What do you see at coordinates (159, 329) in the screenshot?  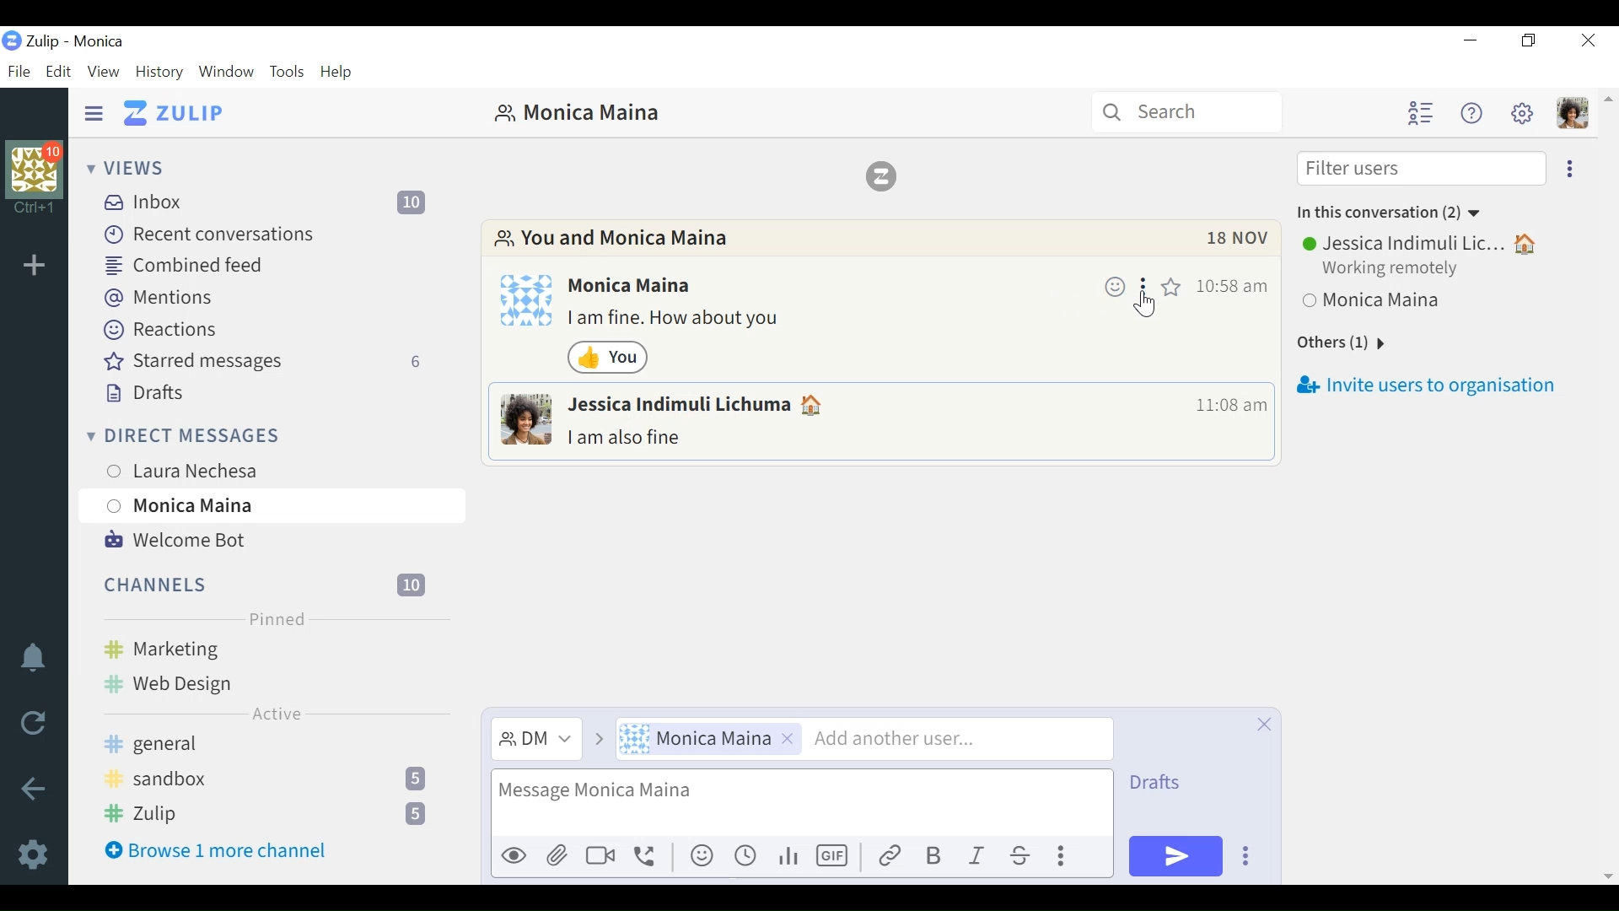 I see `Reactions` at bounding box center [159, 329].